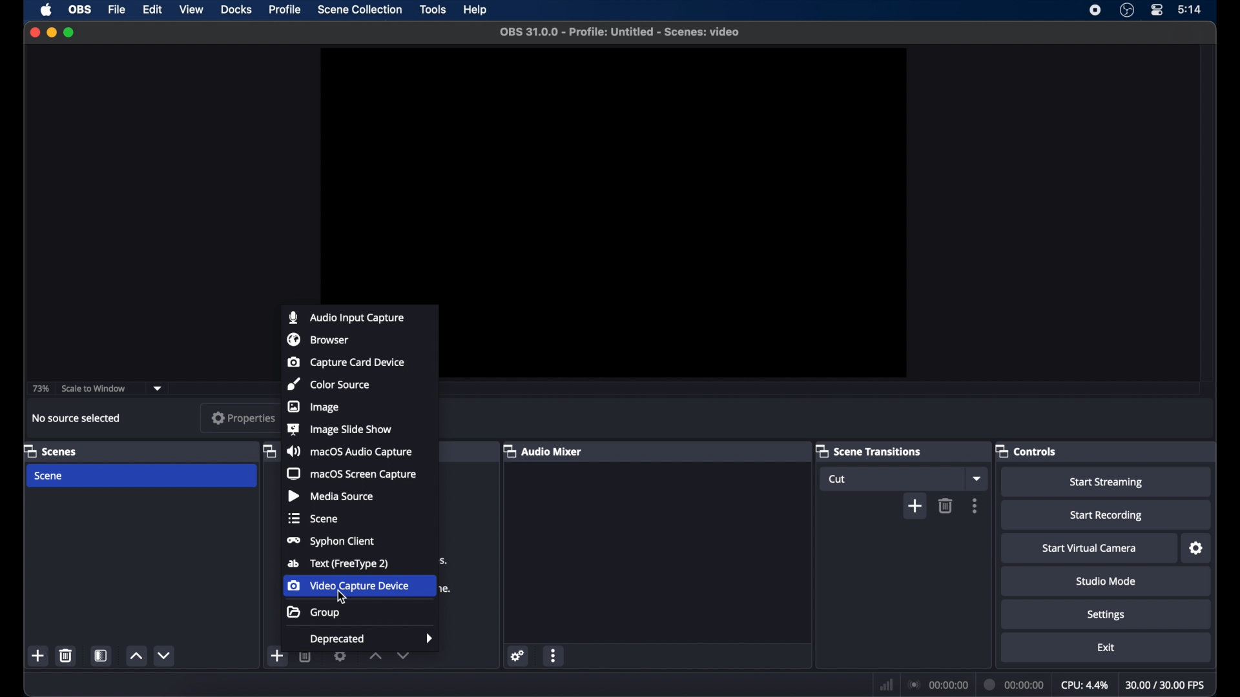 This screenshot has height=697, width=1240. I want to click on close, so click(34, 32).